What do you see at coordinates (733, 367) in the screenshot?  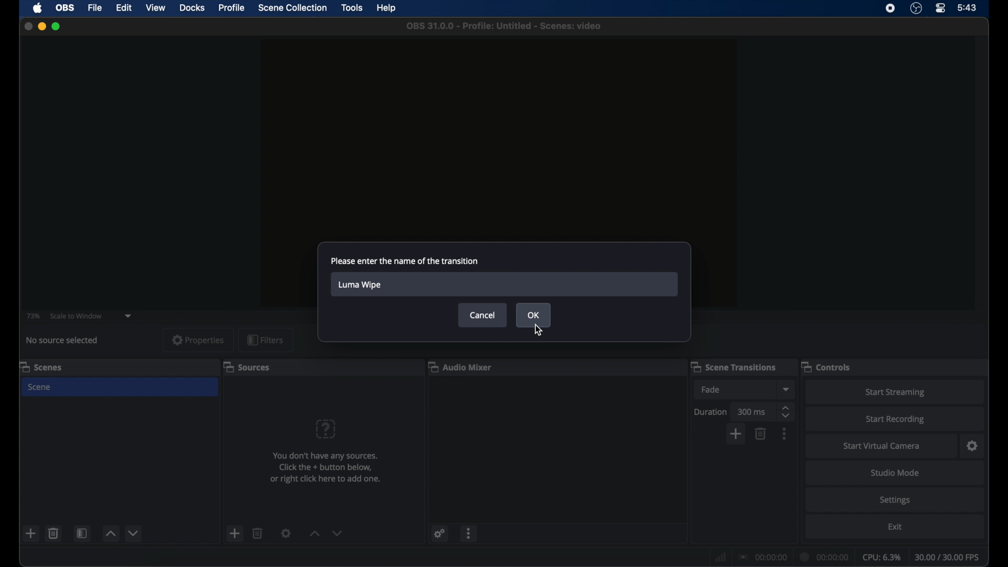 I see `scene transitions` at bounding box center [733, 367].